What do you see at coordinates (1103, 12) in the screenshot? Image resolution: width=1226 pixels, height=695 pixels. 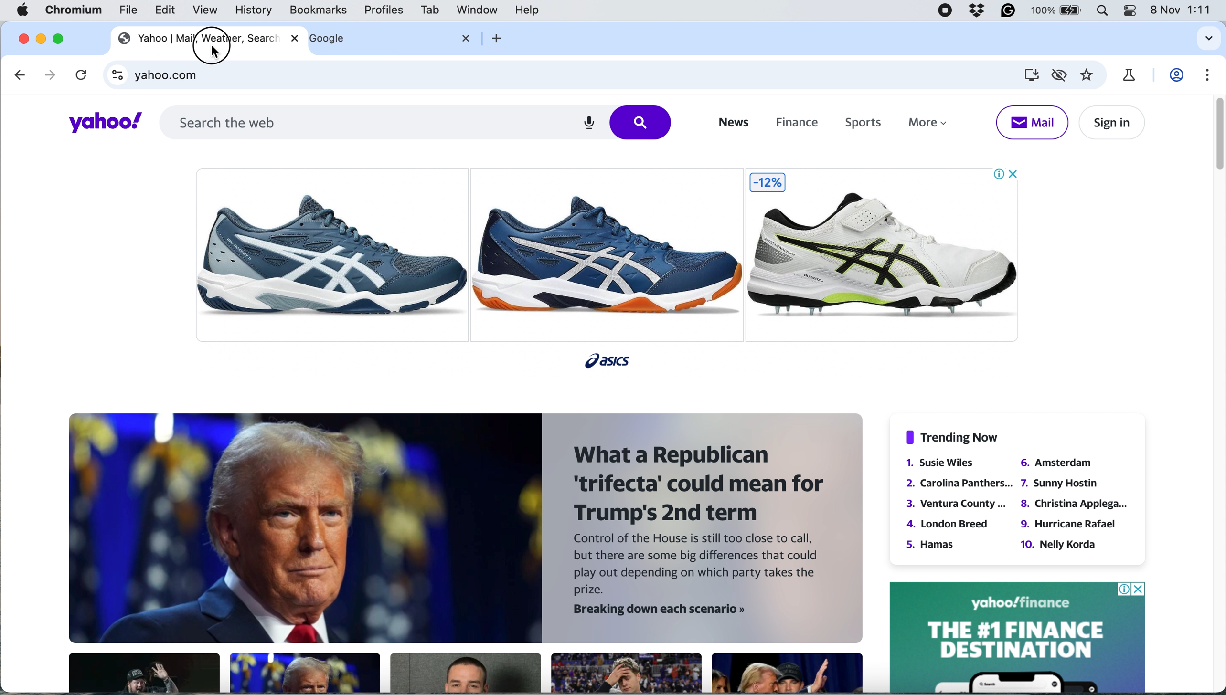 I see `spotlight search` at bounding box center [1103, 12].